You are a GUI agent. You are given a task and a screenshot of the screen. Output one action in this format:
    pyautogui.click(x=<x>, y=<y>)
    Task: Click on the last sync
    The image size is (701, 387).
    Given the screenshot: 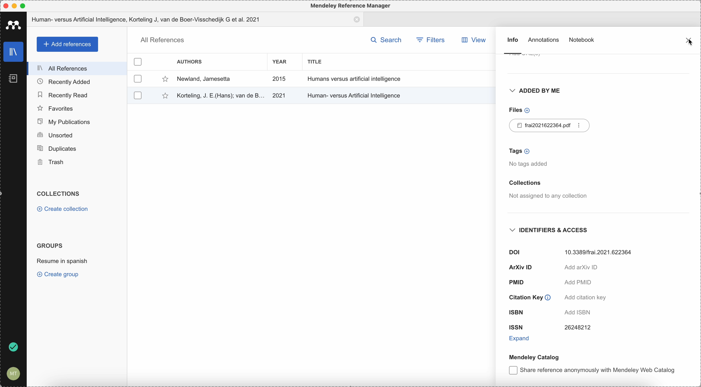 What is the action you would take?
    pyautogui.click(x=16, y=346)
    